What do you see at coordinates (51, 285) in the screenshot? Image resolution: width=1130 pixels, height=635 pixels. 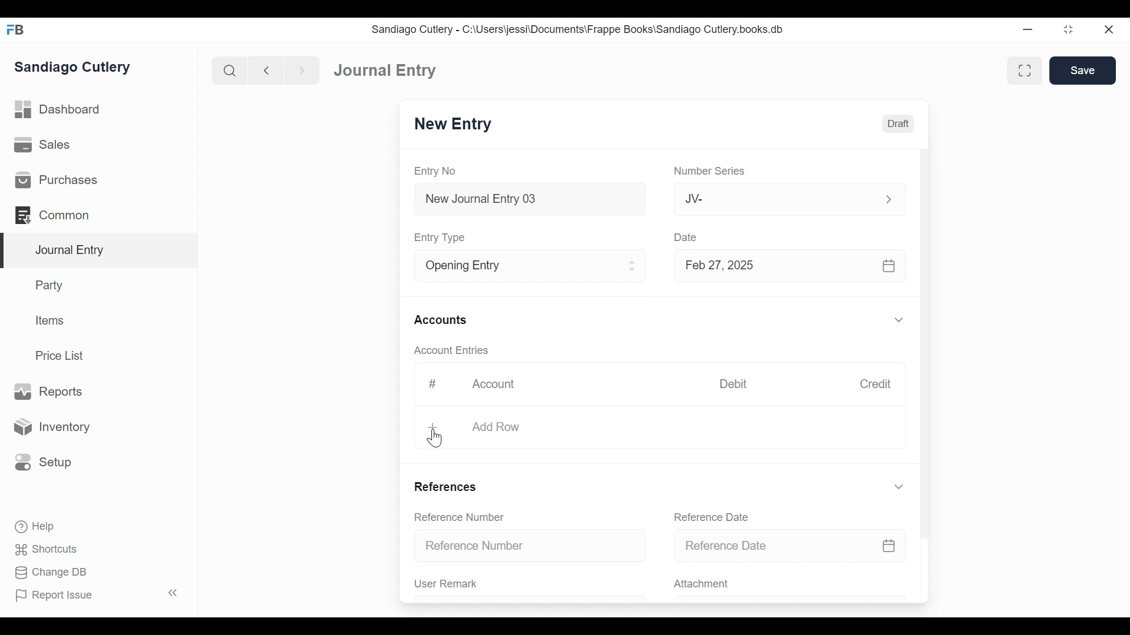 I see `Party` at bounding box center [51, 285].